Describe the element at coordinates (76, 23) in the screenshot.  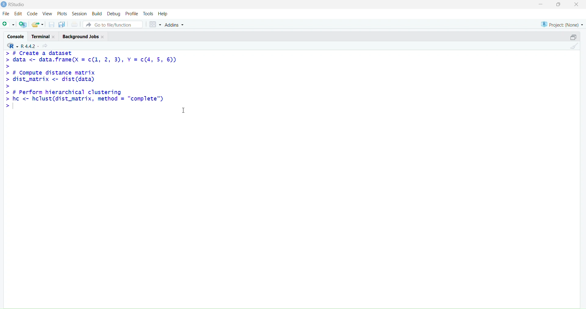
I see `Save all open documents (Ctrl + Alt + S)` at that location.